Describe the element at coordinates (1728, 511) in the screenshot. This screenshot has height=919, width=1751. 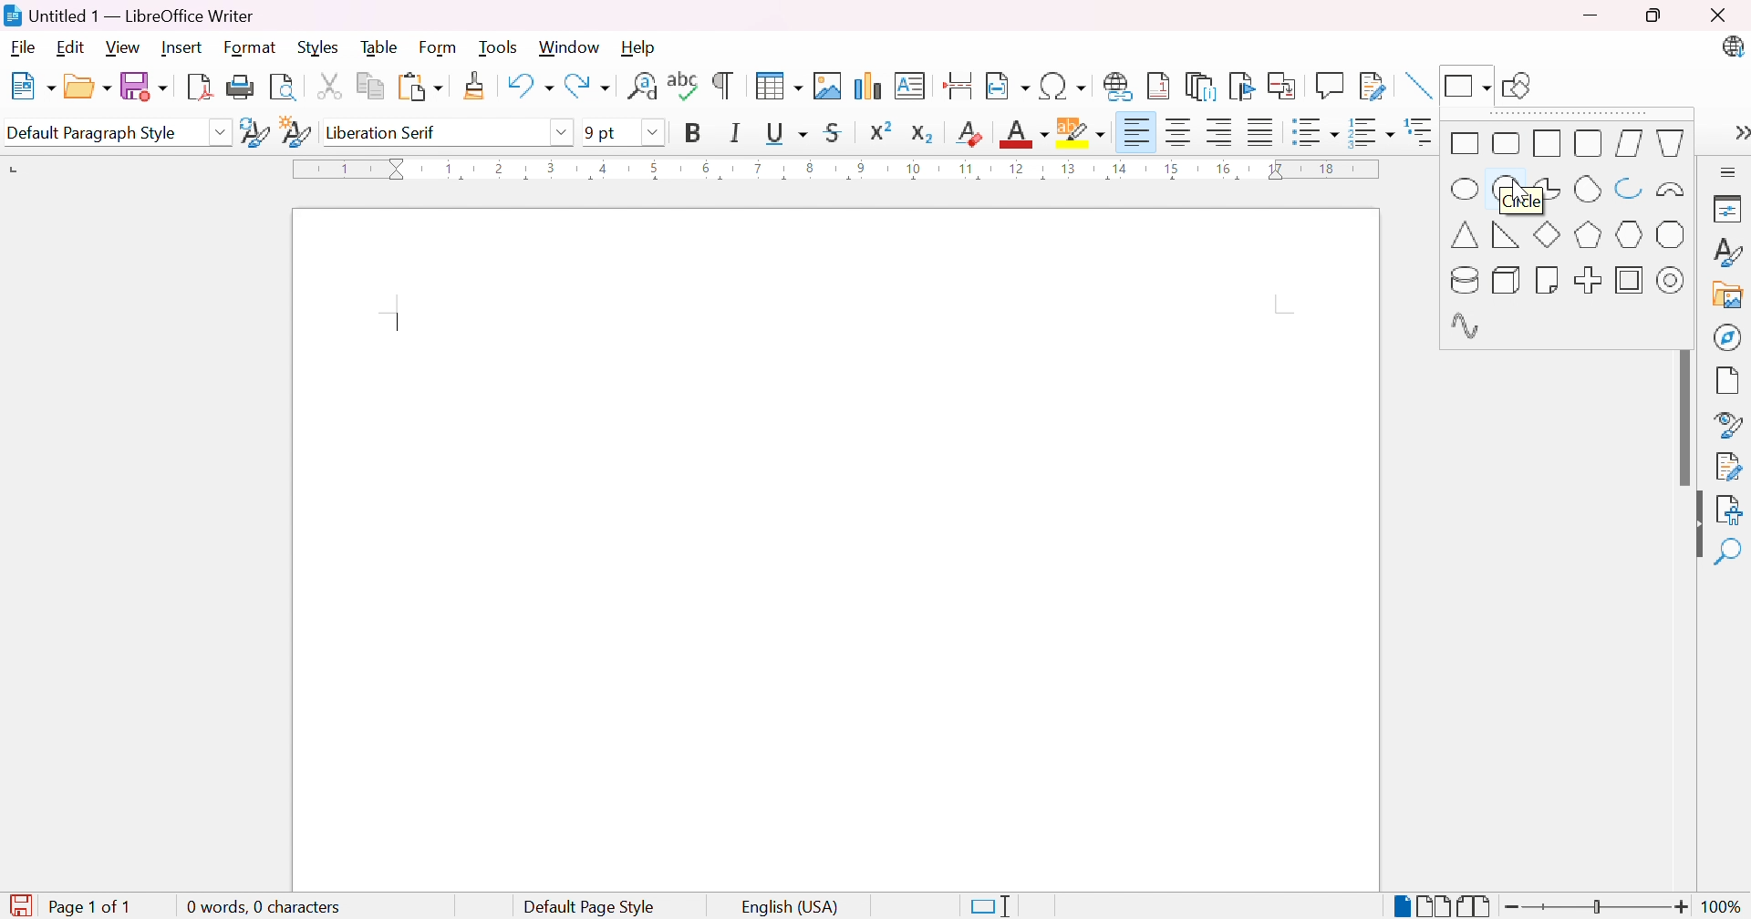
I see `Accessibility check` at that location.